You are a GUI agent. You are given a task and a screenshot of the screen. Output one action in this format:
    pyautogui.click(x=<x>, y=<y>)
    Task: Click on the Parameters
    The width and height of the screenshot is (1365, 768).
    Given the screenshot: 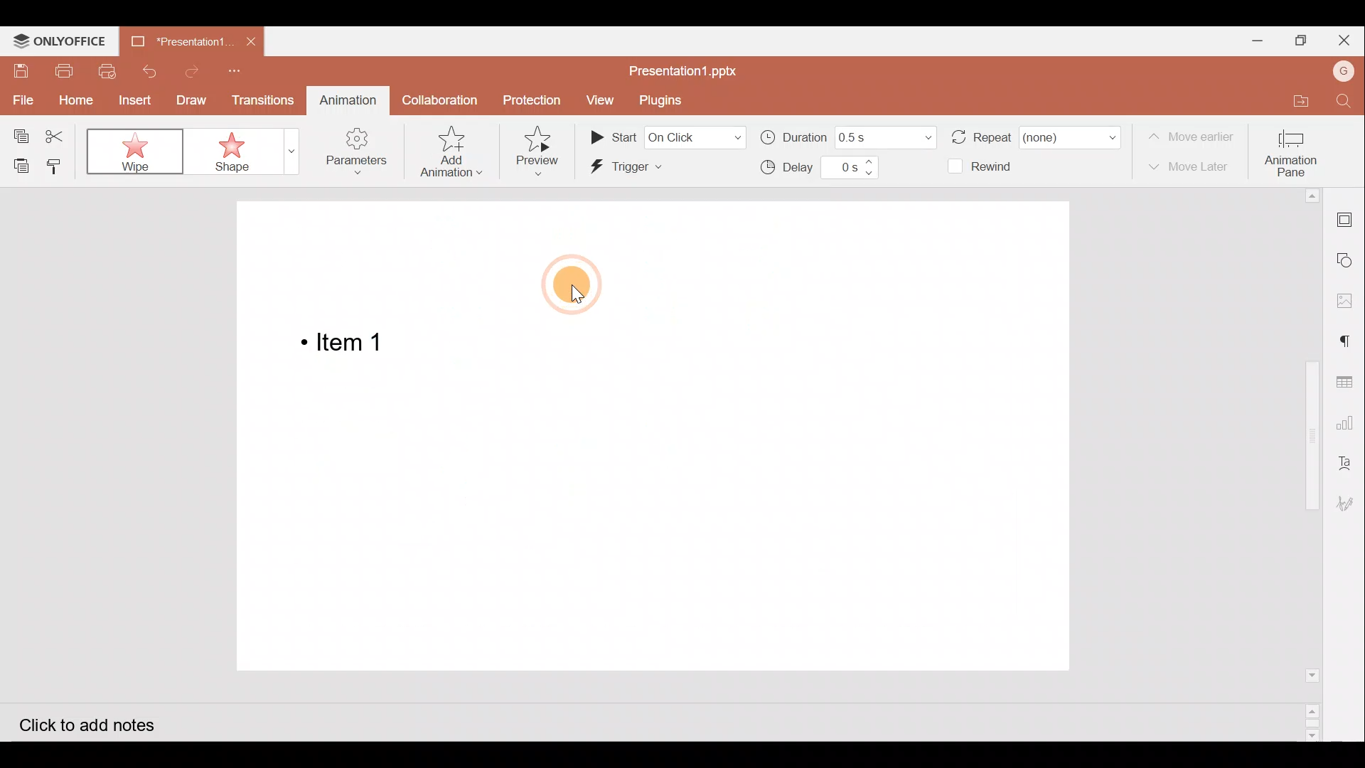 What is the action you would take?
    pyautogui.click(x=361, y=152)
    